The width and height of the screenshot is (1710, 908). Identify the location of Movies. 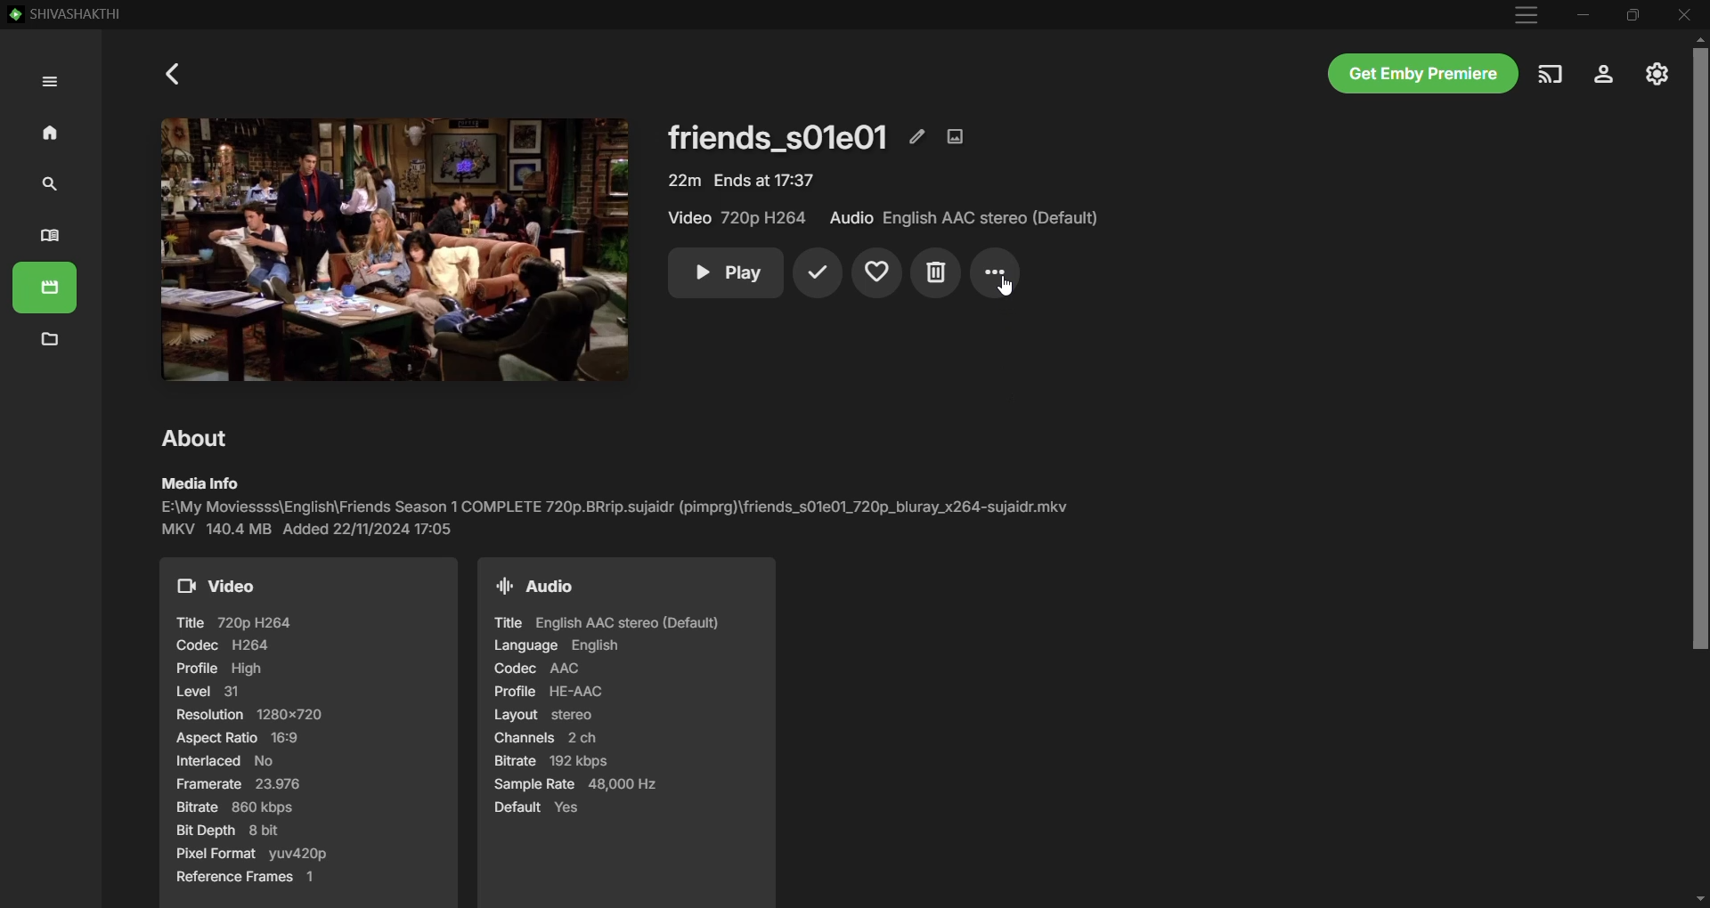
(46, 290).